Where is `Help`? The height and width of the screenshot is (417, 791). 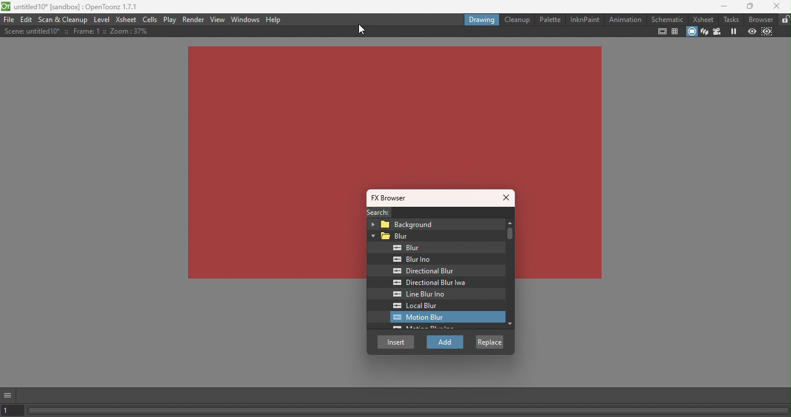
Help is located at coordinates (273, 20).